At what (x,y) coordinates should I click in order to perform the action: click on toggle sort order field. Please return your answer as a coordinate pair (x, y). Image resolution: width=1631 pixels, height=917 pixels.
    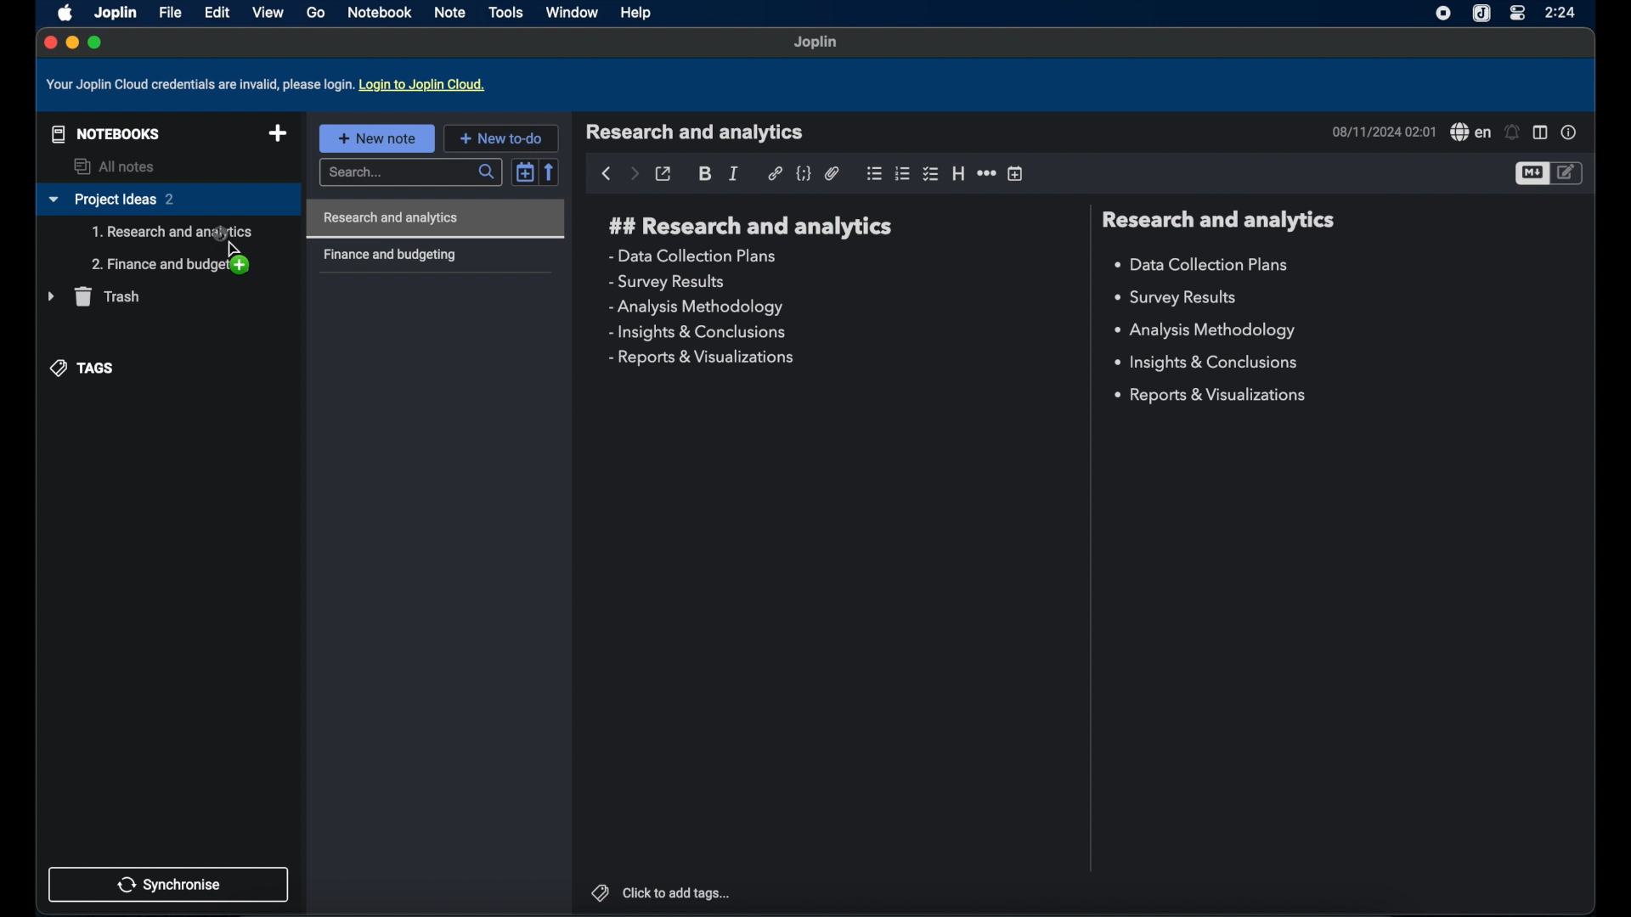
    Looking at the image, I should click on (525, 171).